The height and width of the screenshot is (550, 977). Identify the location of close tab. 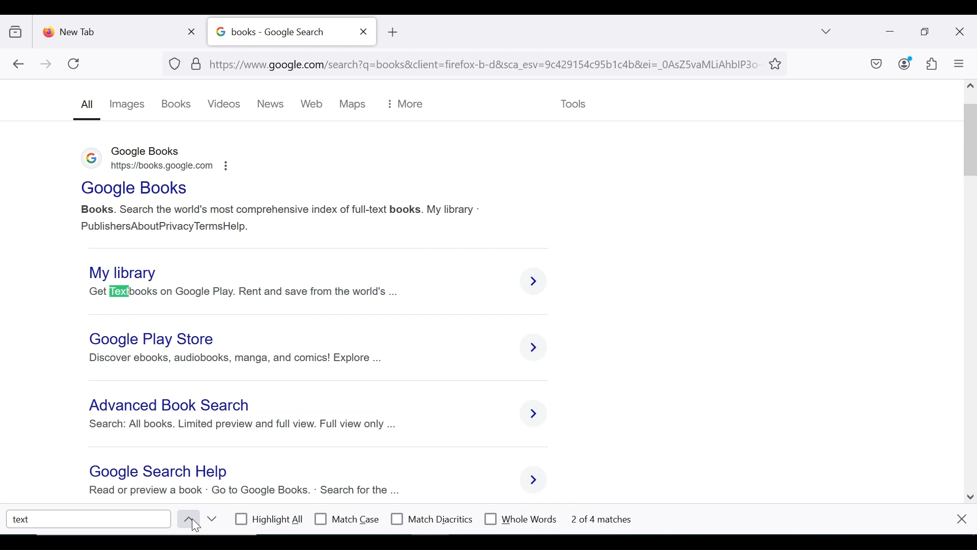
(194, 30).